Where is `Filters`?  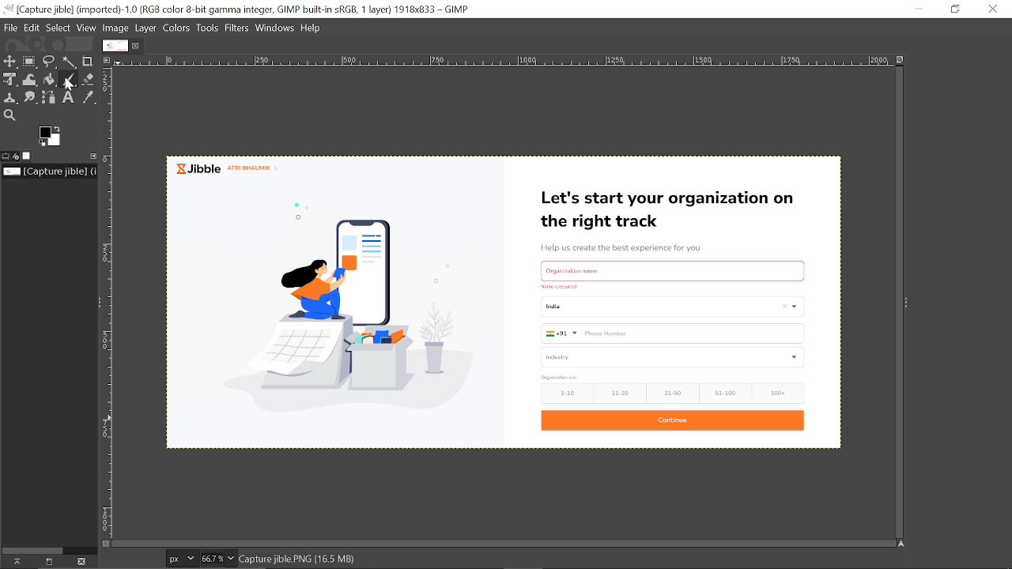
Filters is located at coordinates (238, 29).